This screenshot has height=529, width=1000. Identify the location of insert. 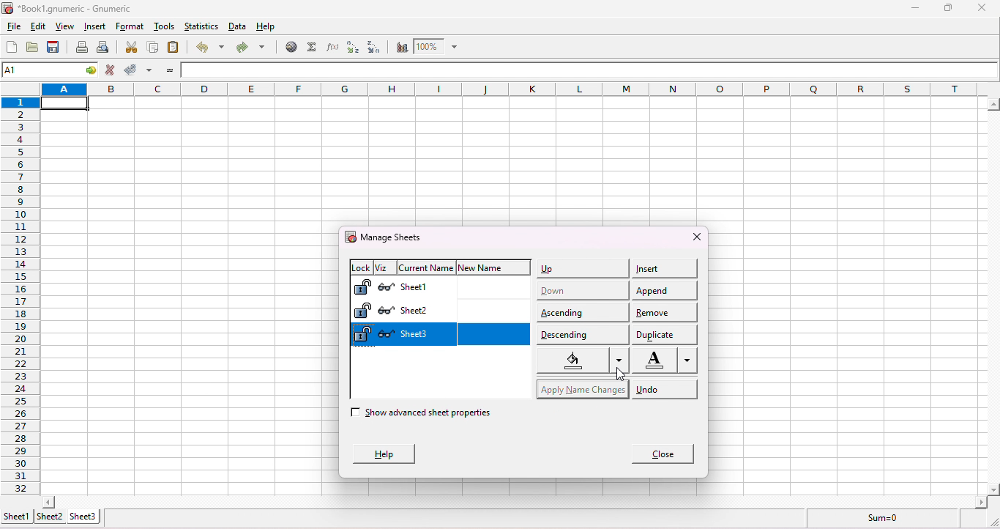
(97, 27).